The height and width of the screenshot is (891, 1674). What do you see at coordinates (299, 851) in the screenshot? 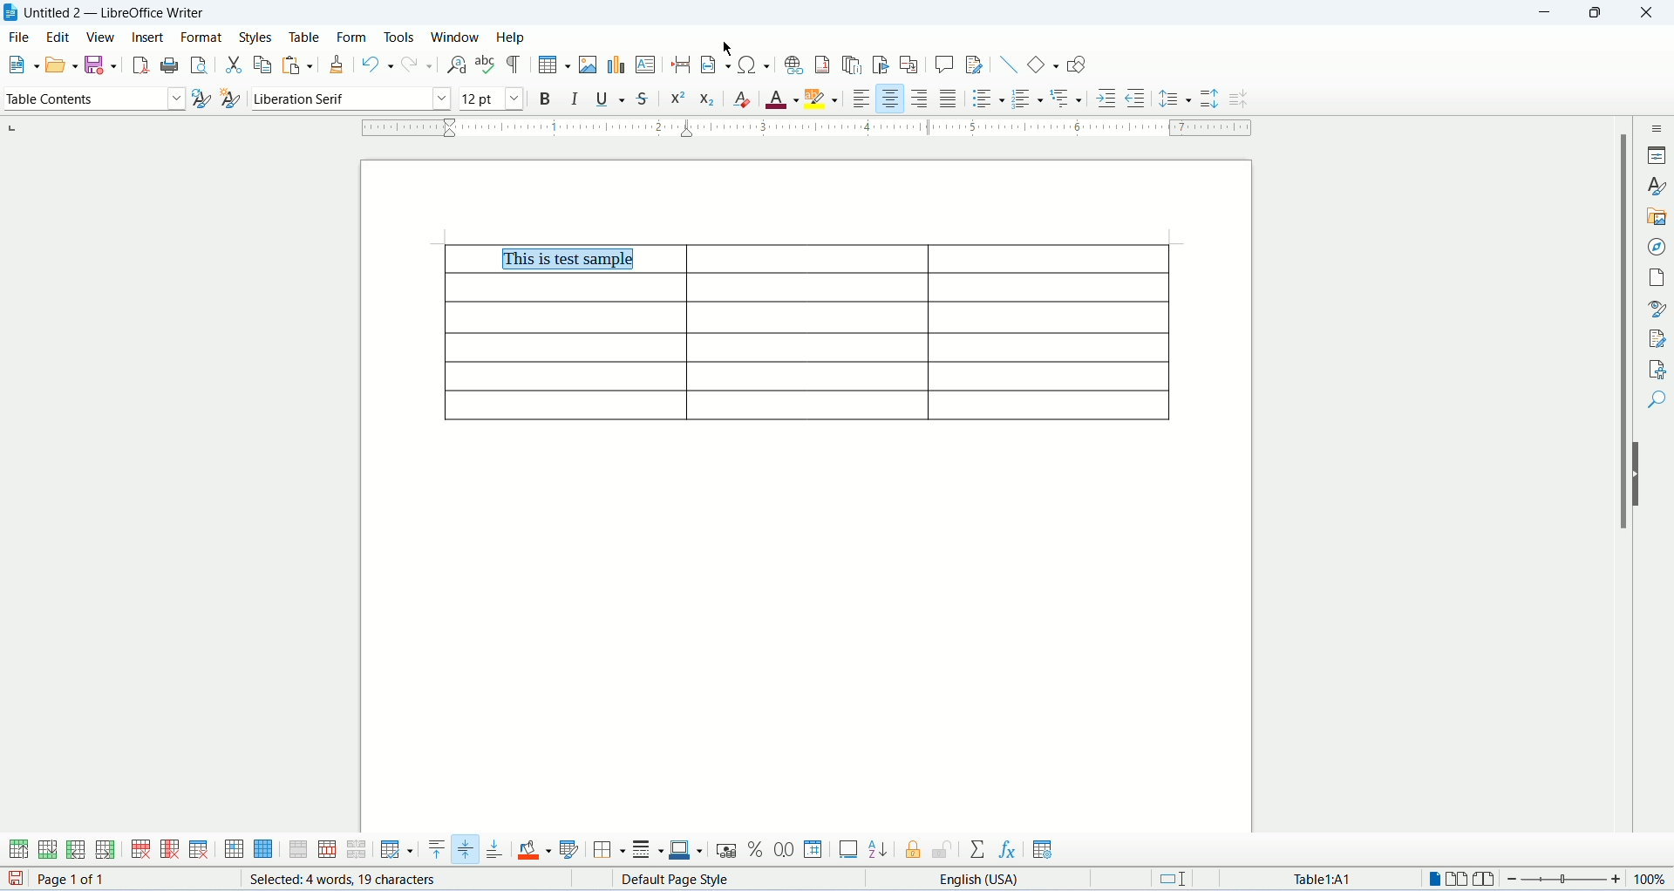
I see `merge cells` at bounding box center [299, 851].